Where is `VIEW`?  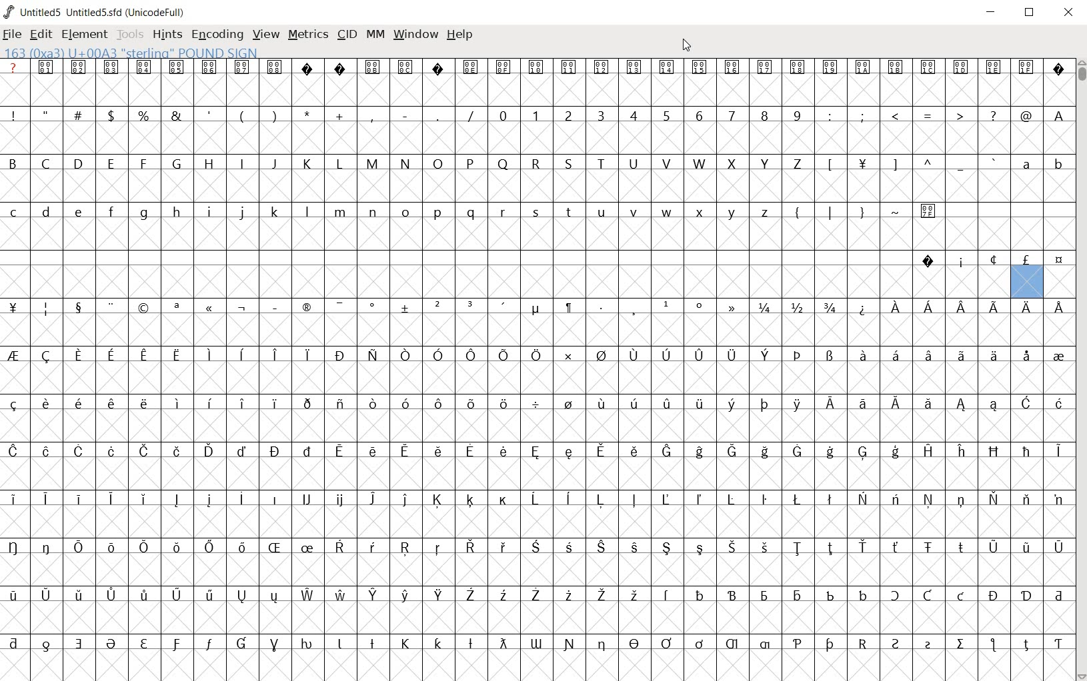 VIEW is located at coordinates (265, 33).